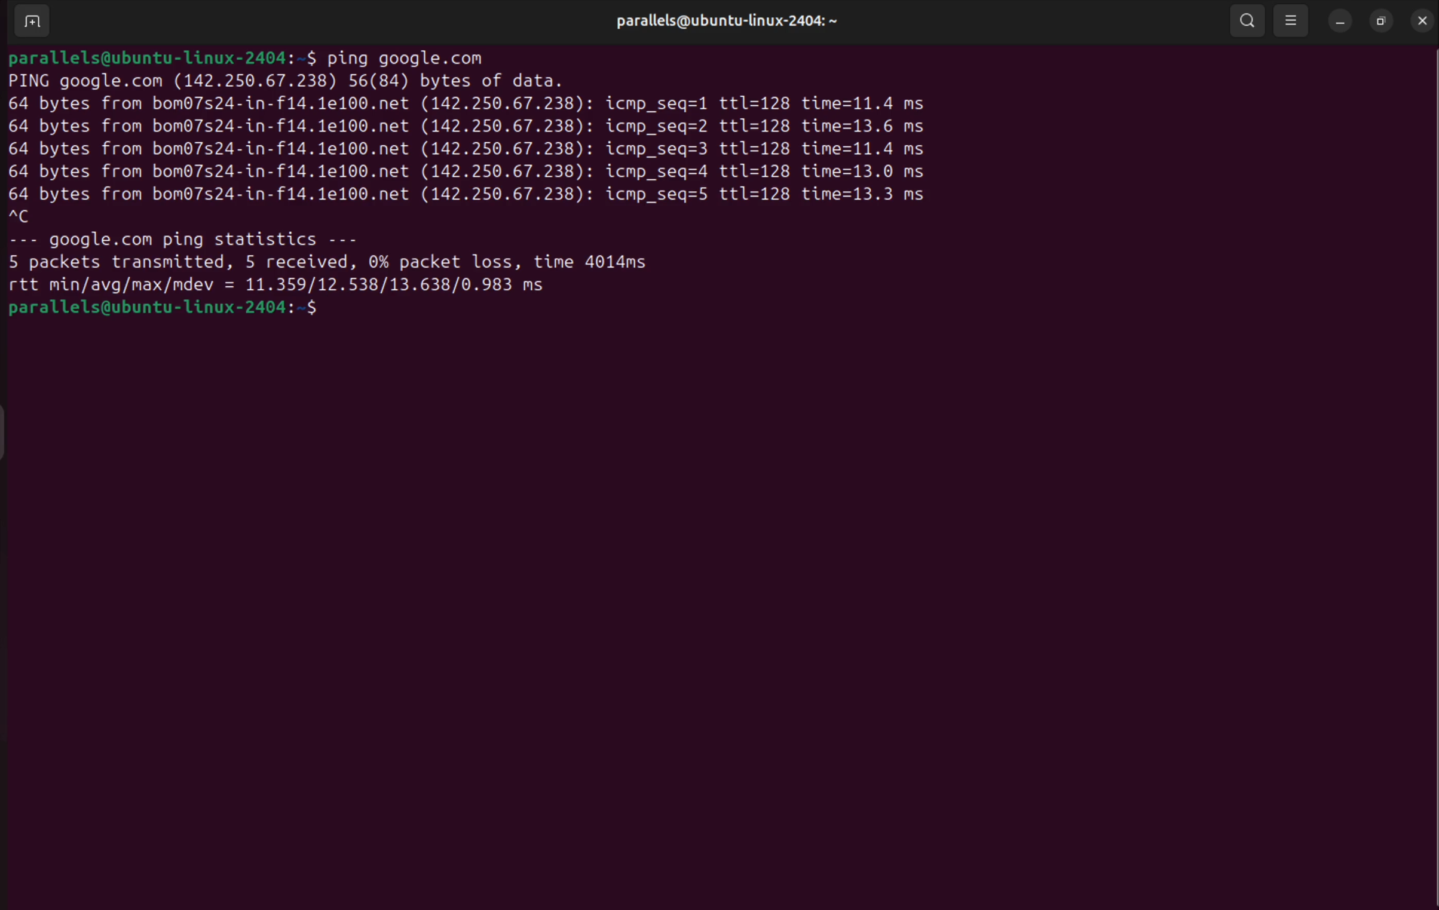 This screenshot has width=1439, height=910. I want to click on ttl 128, so click(758, 150).